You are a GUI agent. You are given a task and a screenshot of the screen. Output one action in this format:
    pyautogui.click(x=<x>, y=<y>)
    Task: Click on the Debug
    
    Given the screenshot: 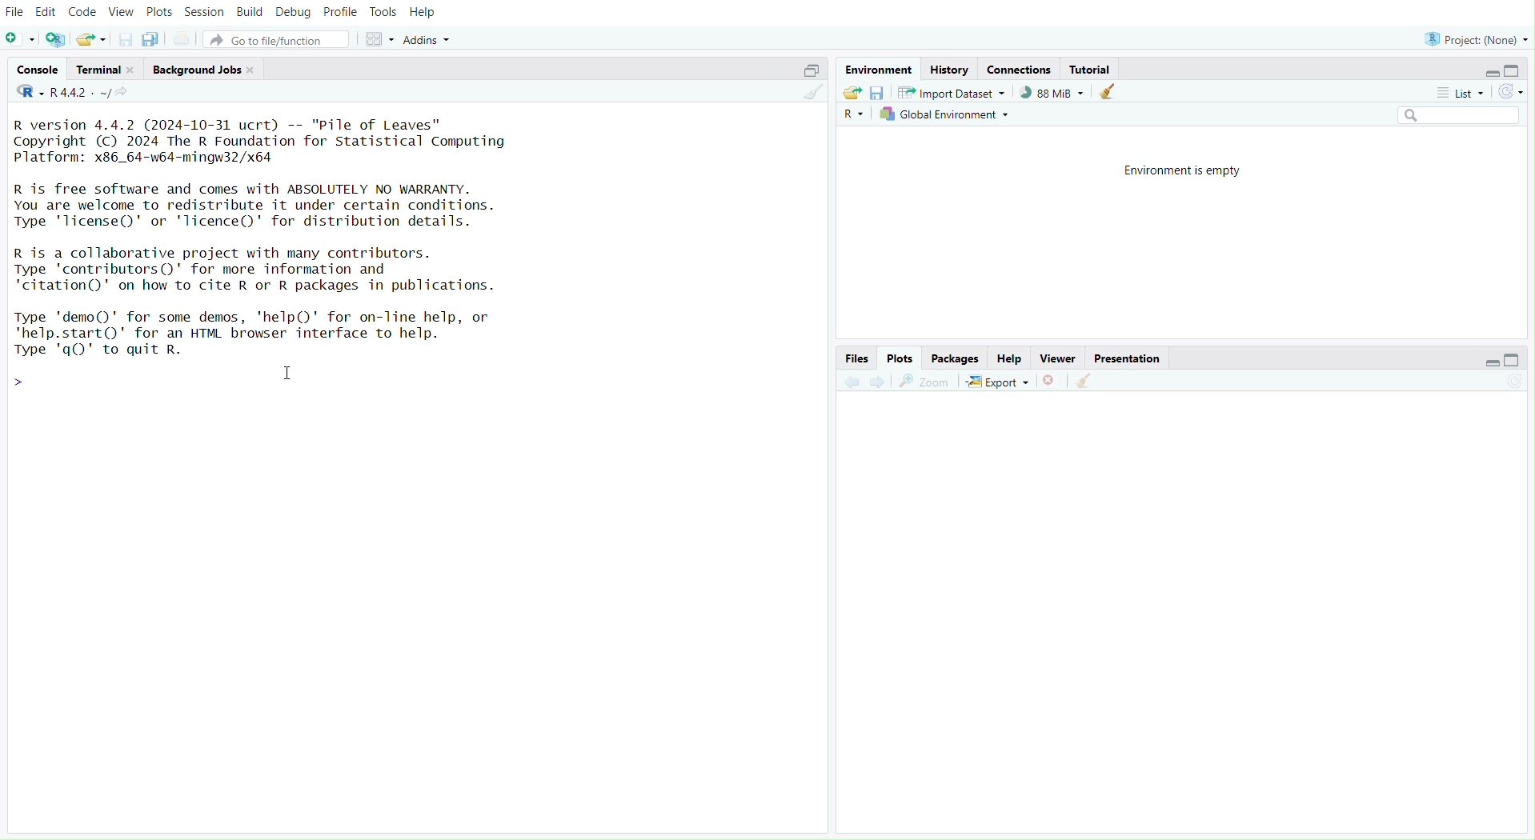 What is the action you would take?
    pyautogui.click(x=293, y=14)
    